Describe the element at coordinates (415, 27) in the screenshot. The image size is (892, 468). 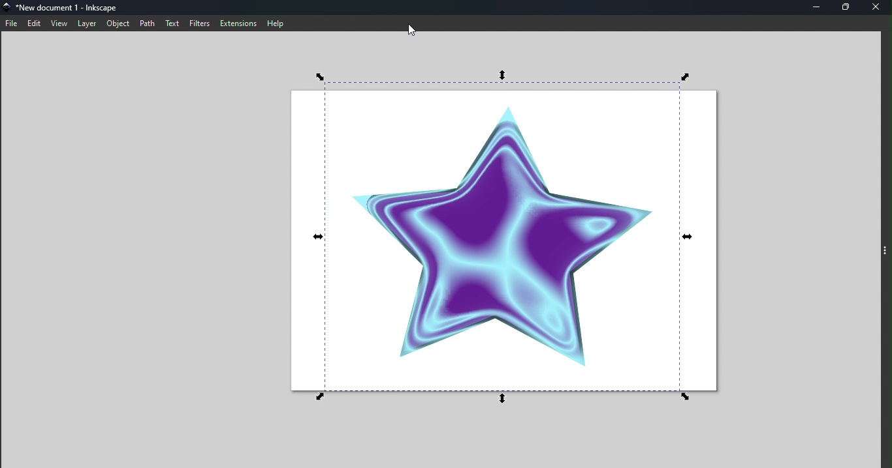
I see `Cursor` at that location.